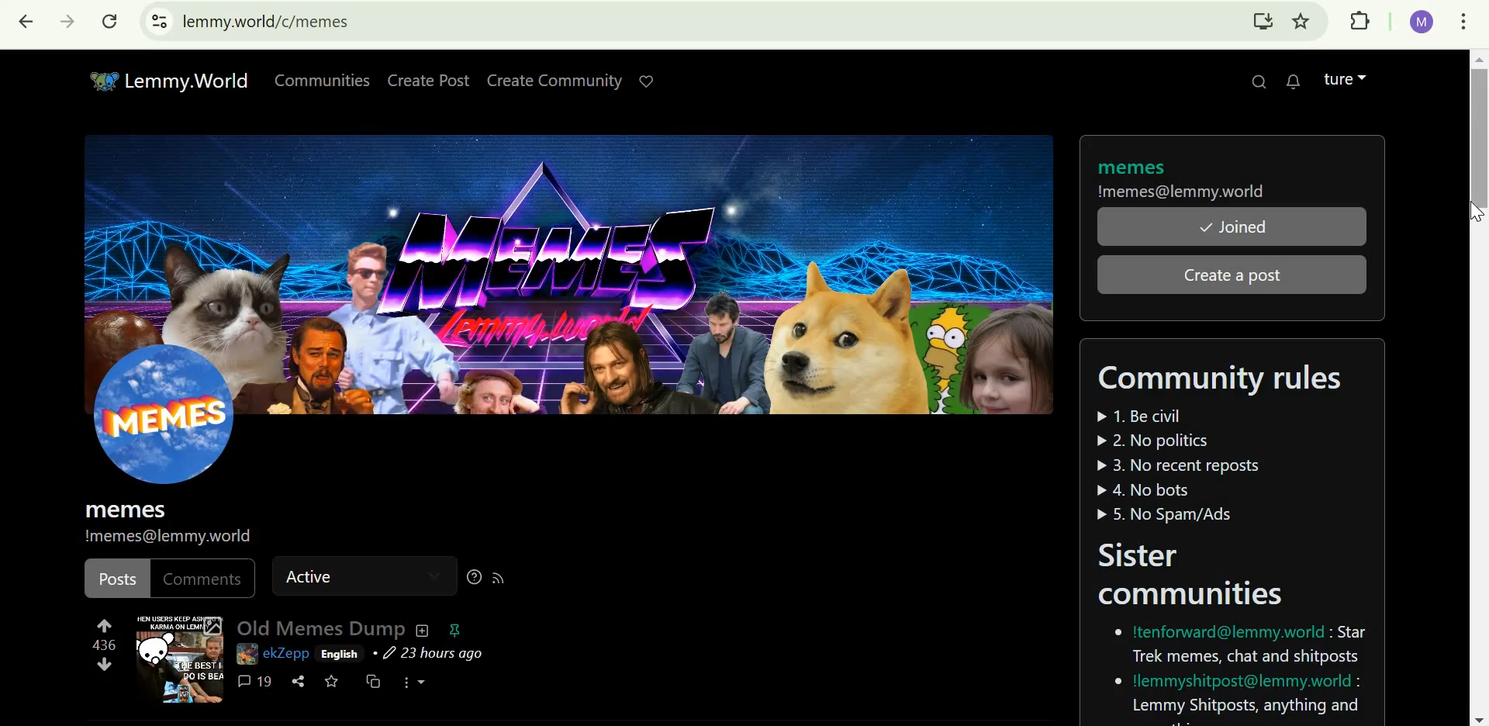  Describe the element at coordinates (333, 683) in the screenshot. I see `save` at that location.